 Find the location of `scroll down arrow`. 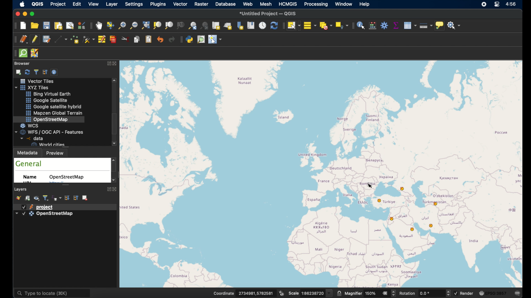

scroll down arrow is located at coordinates (113, 181).